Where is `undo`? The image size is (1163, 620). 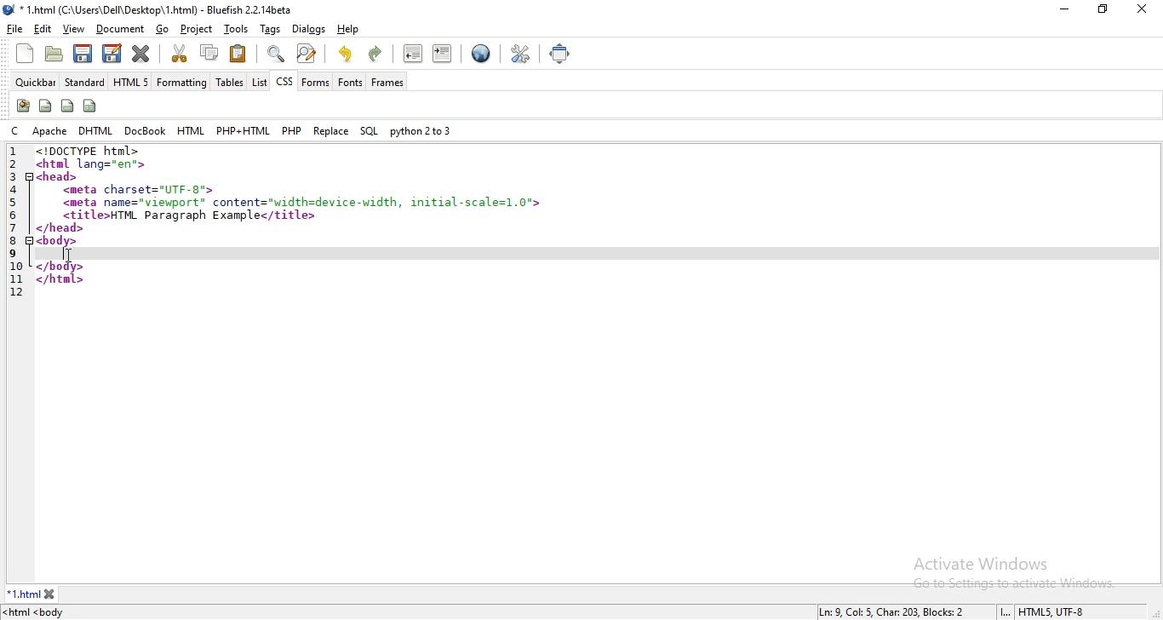
undo is located at coordinates (345, 52).